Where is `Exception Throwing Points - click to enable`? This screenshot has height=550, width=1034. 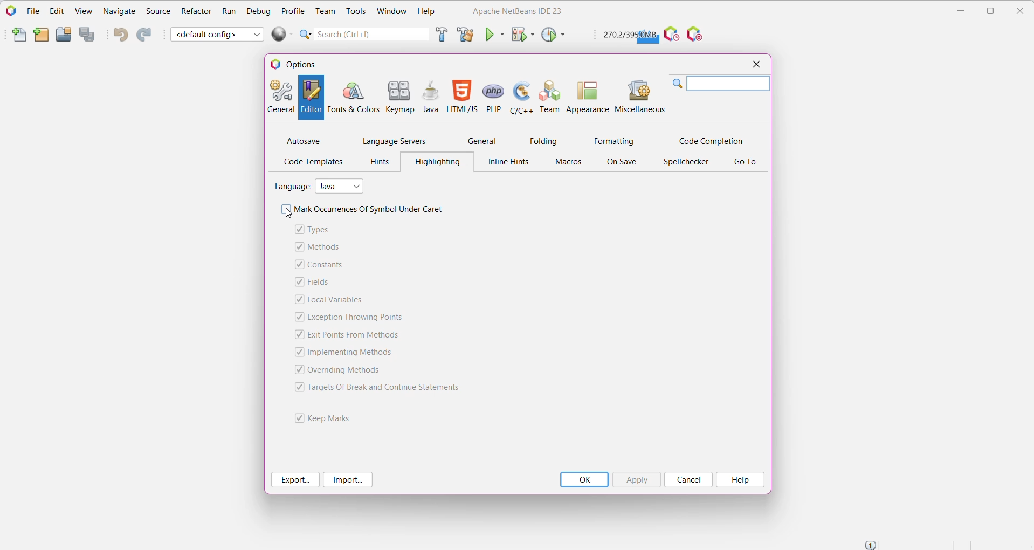 Exception Throwing Points - click to enable is located at coordinates (359, 318).